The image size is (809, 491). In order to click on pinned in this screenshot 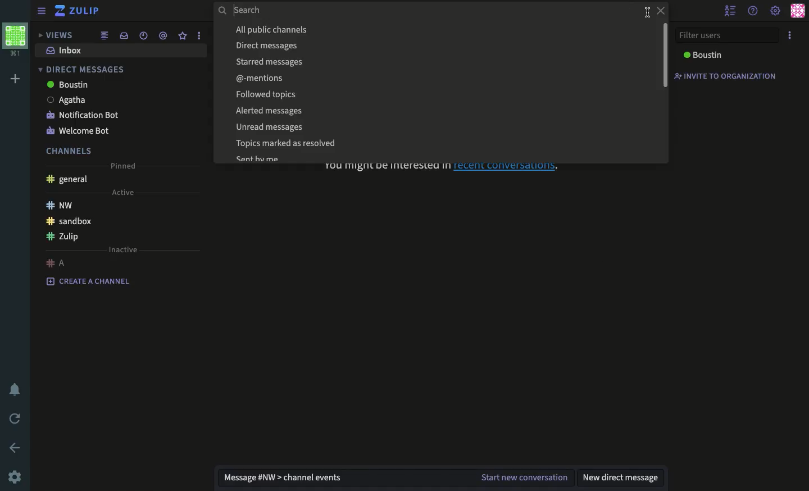, I will do `click(124, 166)`.